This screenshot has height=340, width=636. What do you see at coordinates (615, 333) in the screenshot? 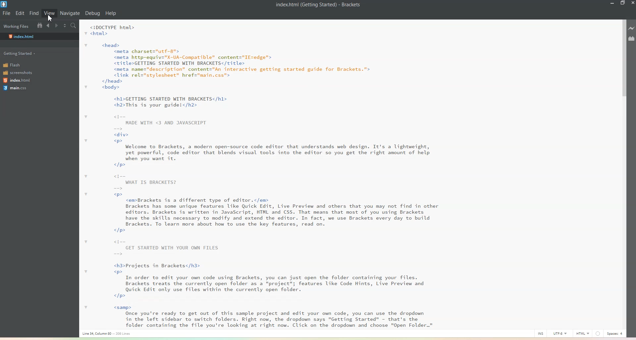
I see `Spaces: 4  ` at bounding box center [615, 333].